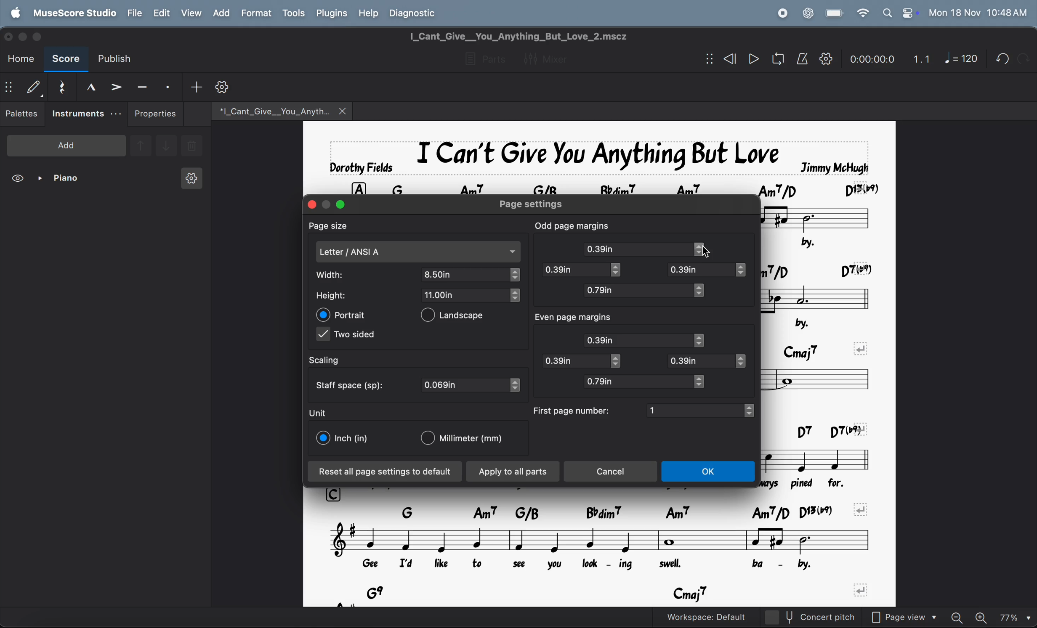 The width and height of the screenshot is (1037, 628). Describe the element at coordinates (636, 382) in the screenshot. I see `0.79in` at that location.